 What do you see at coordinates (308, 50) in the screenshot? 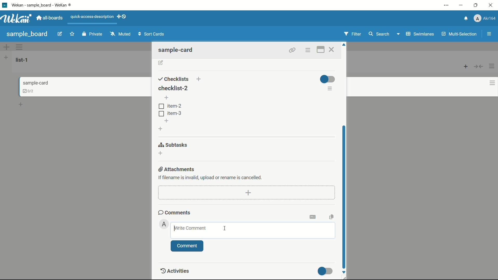
I see `options` at bounding box center [308, 50].